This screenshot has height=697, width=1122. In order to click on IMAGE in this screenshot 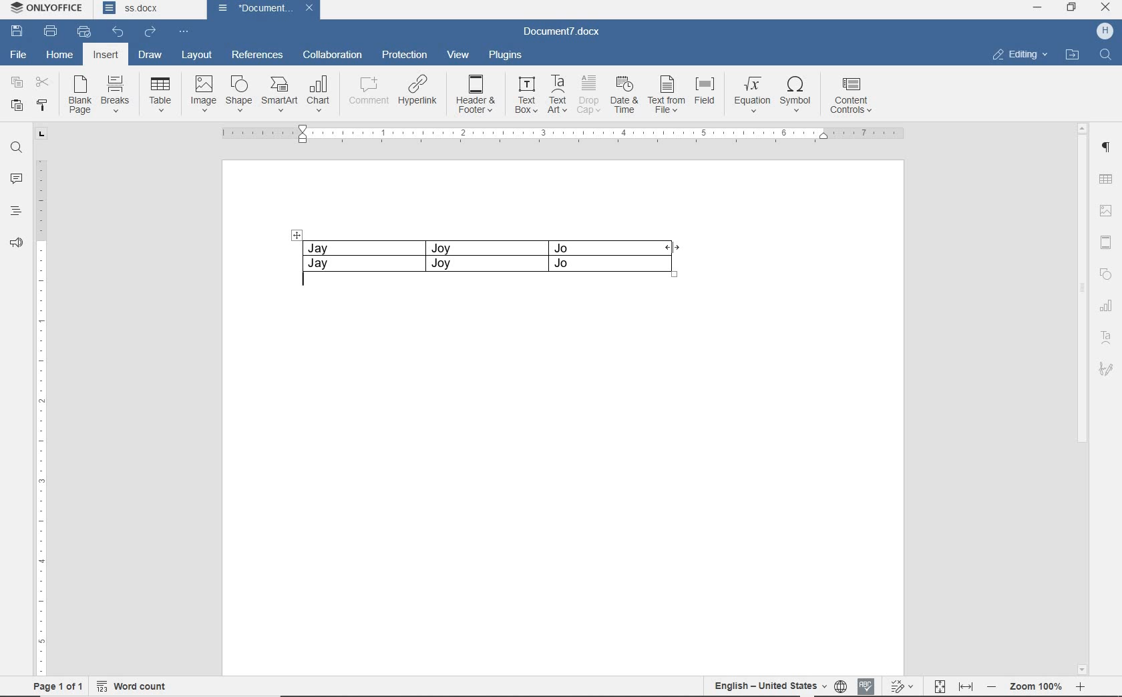, I will do `click(202, 93)`.